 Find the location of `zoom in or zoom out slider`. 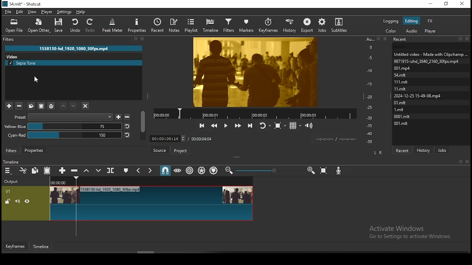

zoom in or zoom out slider is located at coordinates (270, 170).